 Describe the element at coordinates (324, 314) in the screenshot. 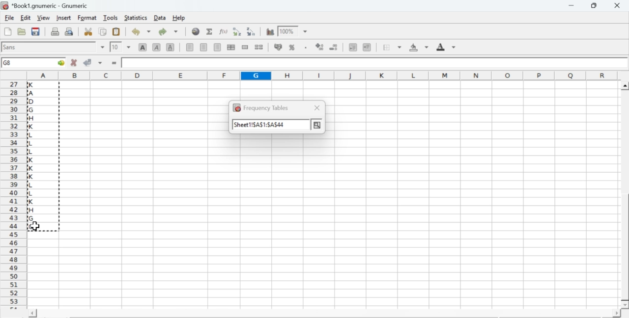

I see `scroll bar` at that location.